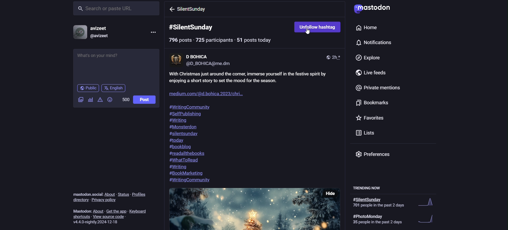 The image size is (508, 230). What do you see at coordinates (406, 203) in the screenshot?
I see ` #PhotoMonday 701 people in past 2 days` at bounding box center [406, 203].